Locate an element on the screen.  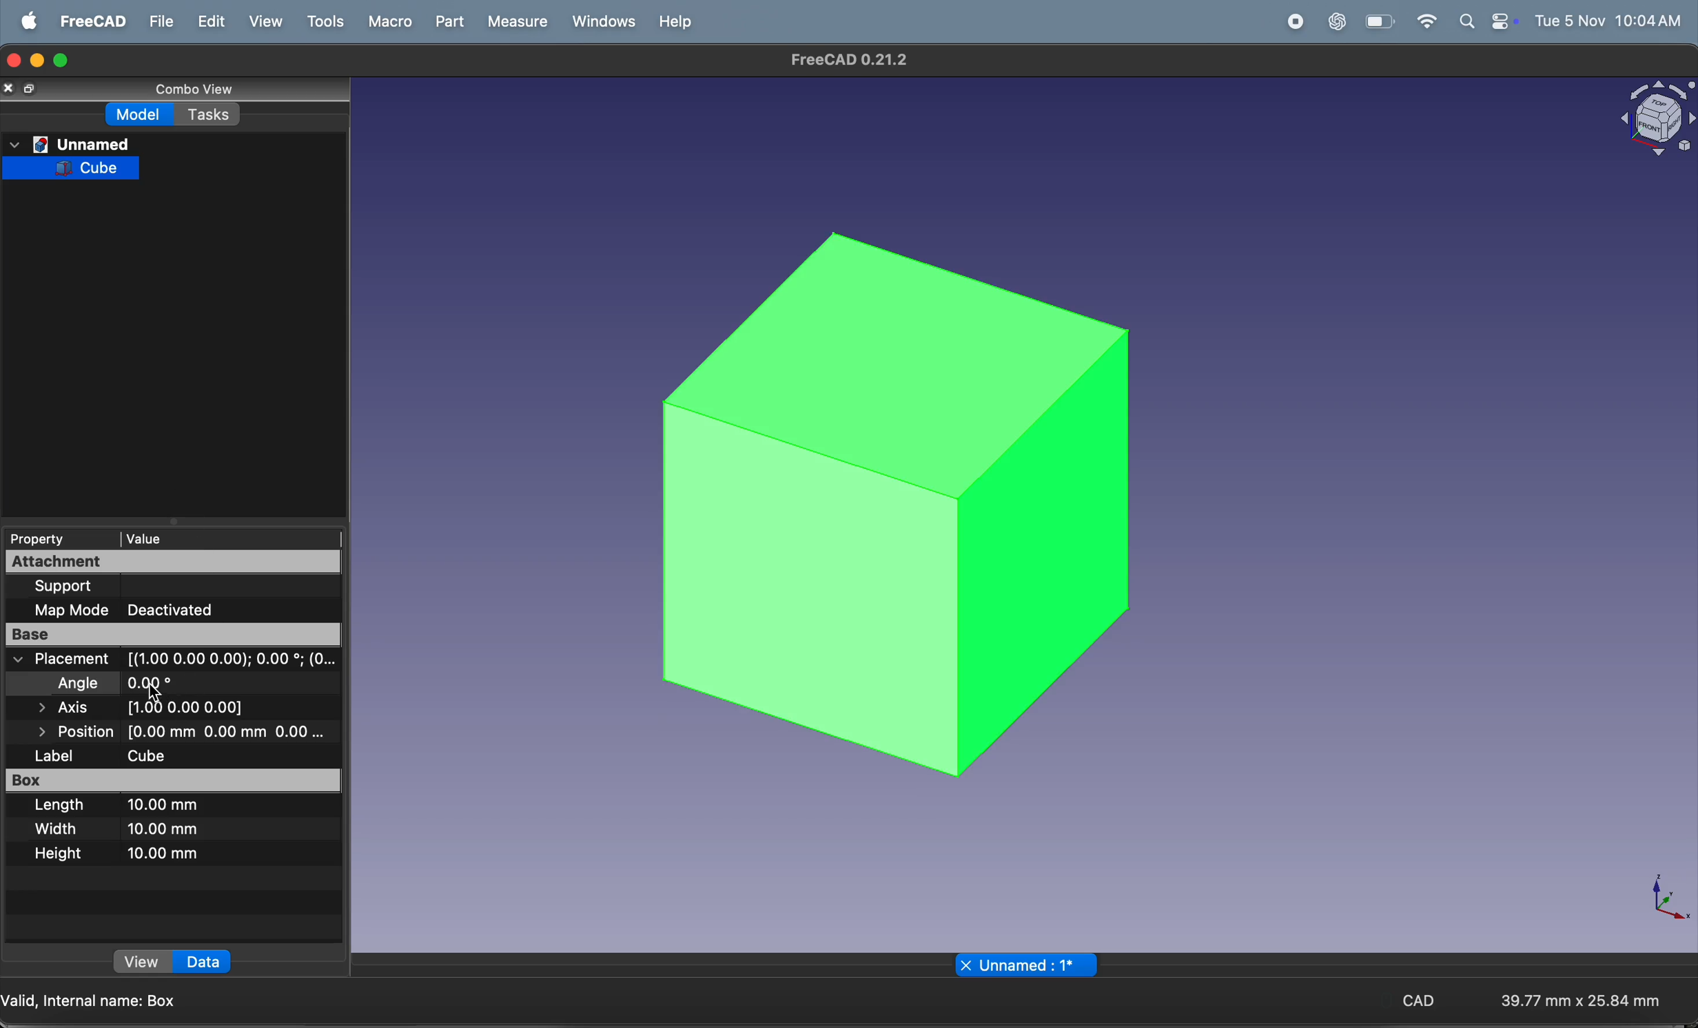
chatgpt is located at coordinates (1334, 20).